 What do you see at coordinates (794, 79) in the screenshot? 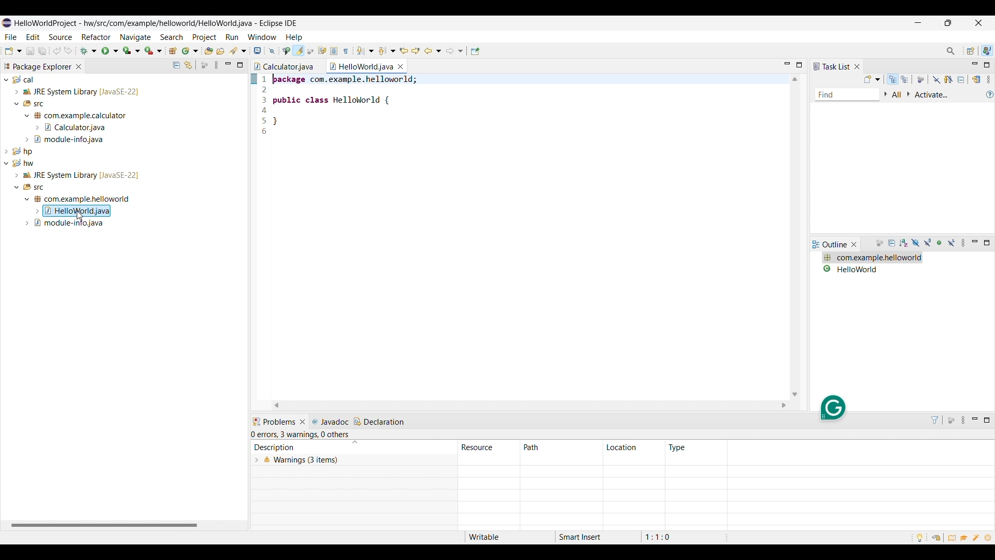
I see `Quick slide to top` at bounding box center [794, 79].